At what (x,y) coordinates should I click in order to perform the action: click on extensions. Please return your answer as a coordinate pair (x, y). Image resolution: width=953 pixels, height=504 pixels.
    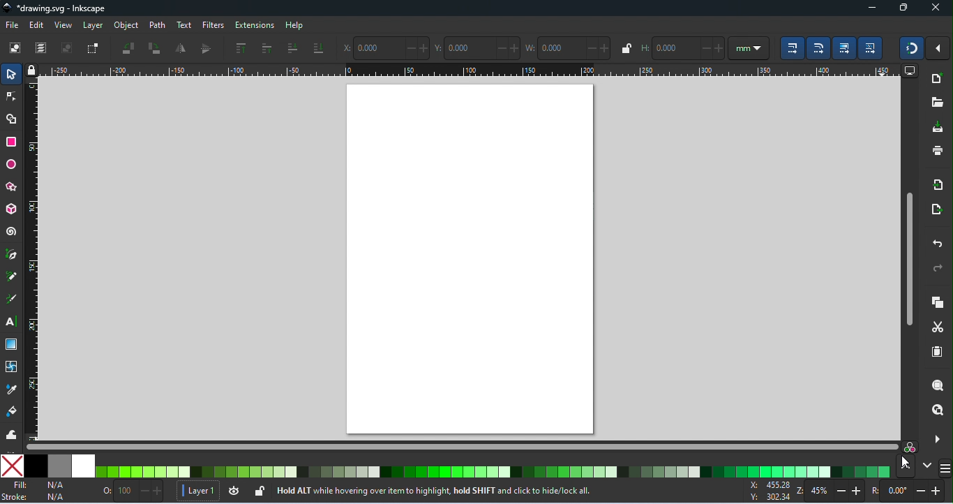
    Looking at the image, I should click on (254, 25).